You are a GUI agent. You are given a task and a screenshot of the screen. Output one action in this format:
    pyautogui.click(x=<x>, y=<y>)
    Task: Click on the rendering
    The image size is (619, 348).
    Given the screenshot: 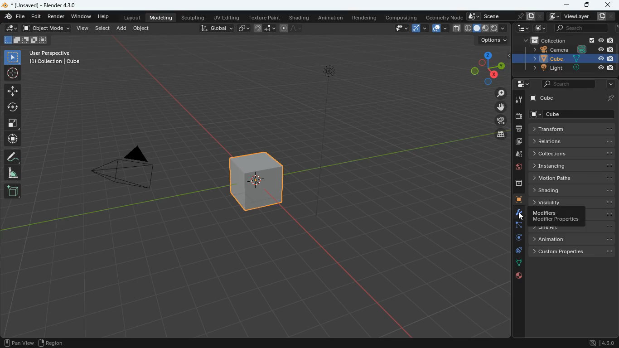 What is the action you would take?
    pyautogui.click(x=364, y=17)
    